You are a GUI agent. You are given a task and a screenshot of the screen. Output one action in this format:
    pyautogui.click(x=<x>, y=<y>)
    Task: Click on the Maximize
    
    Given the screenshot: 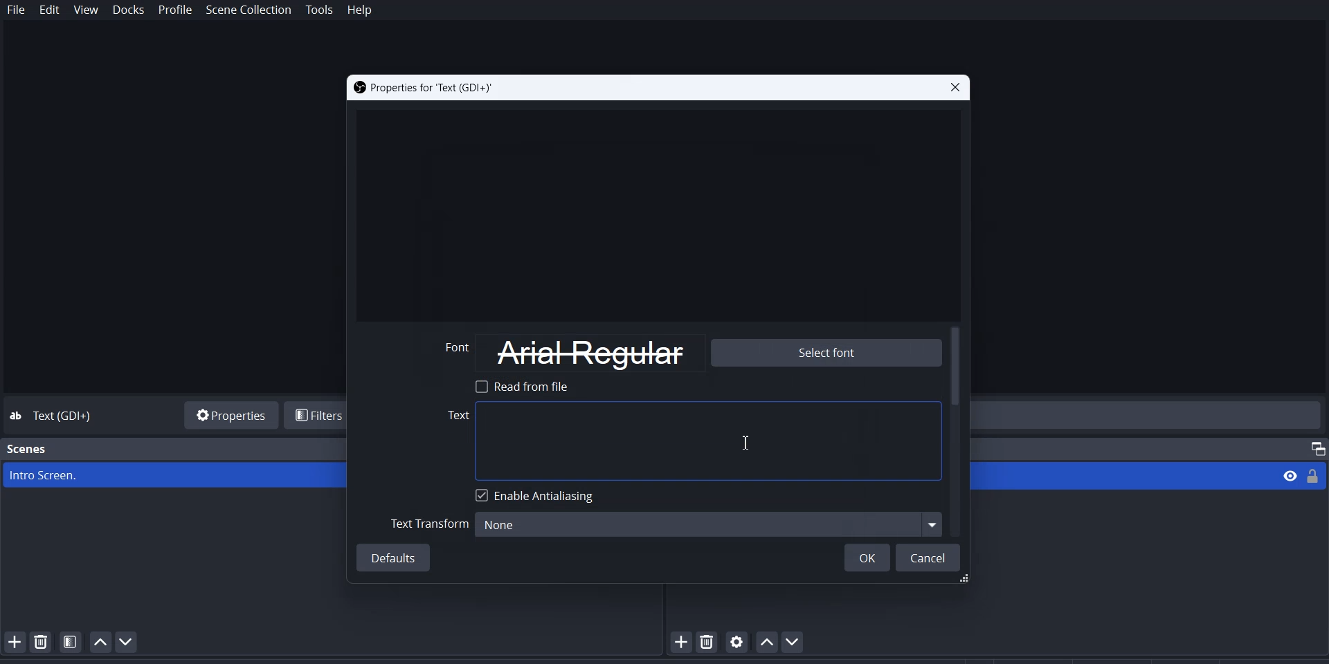 What is the action you would take?
    pyautogui.click(x=1312, y=446)
    